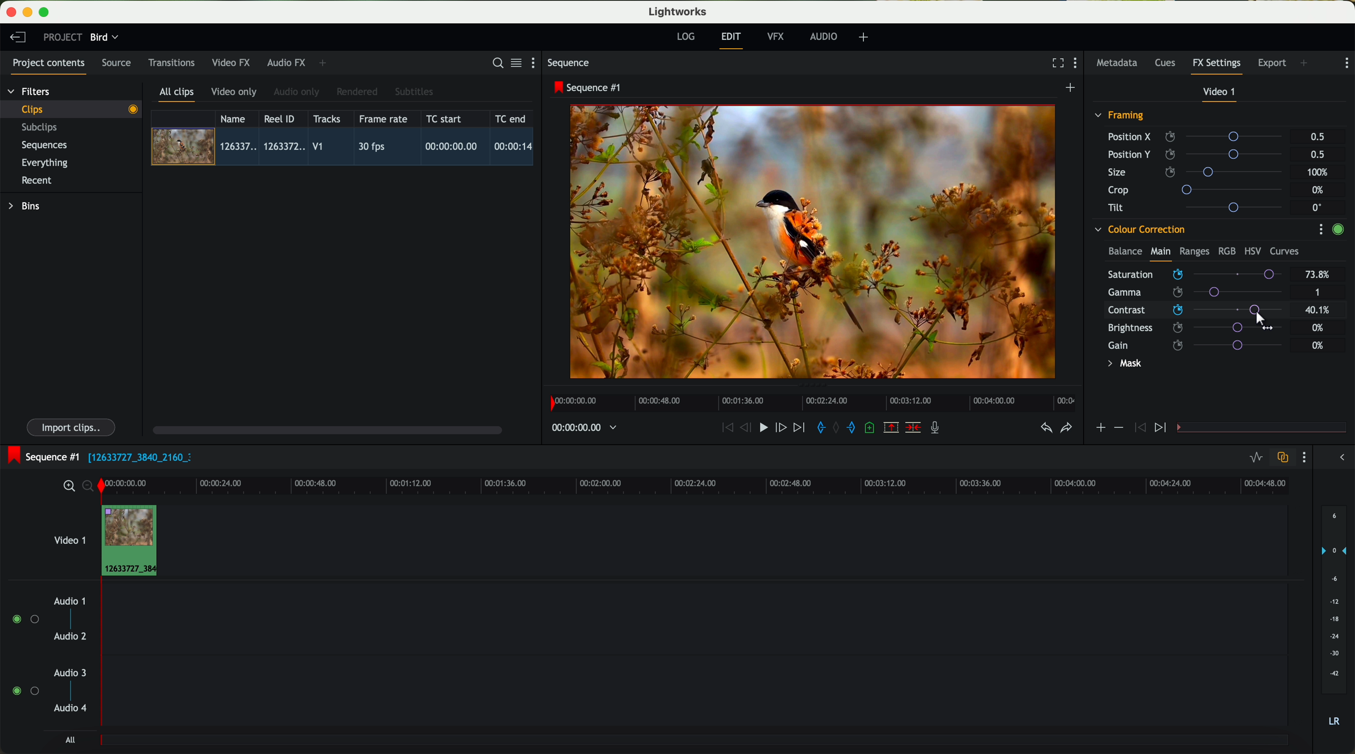 This screenshot has width=1355, height=754. What do you see at coordinates (1280, 458) in the screenshot?
I see `toggle auto track sync` at bounding box center [1280, 458].